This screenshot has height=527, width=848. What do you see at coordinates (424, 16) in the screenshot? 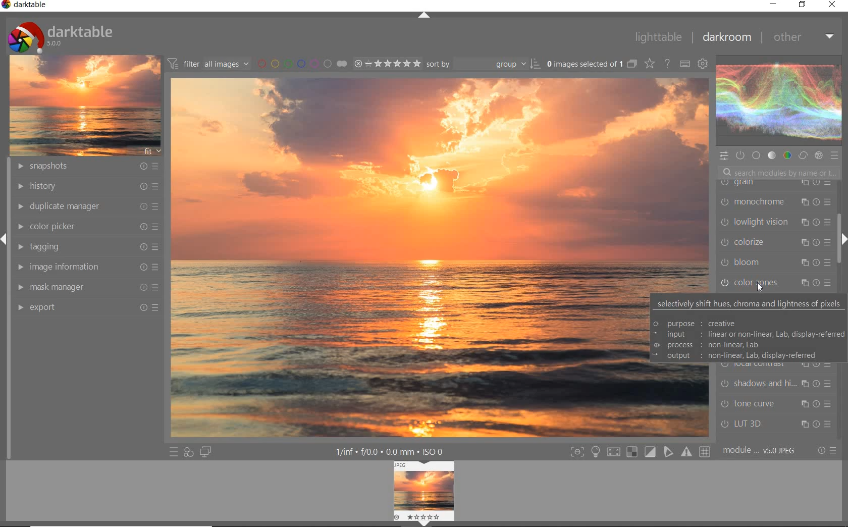
I see `EXPAND/COLLAPSE` at bounding box center [424, 16].